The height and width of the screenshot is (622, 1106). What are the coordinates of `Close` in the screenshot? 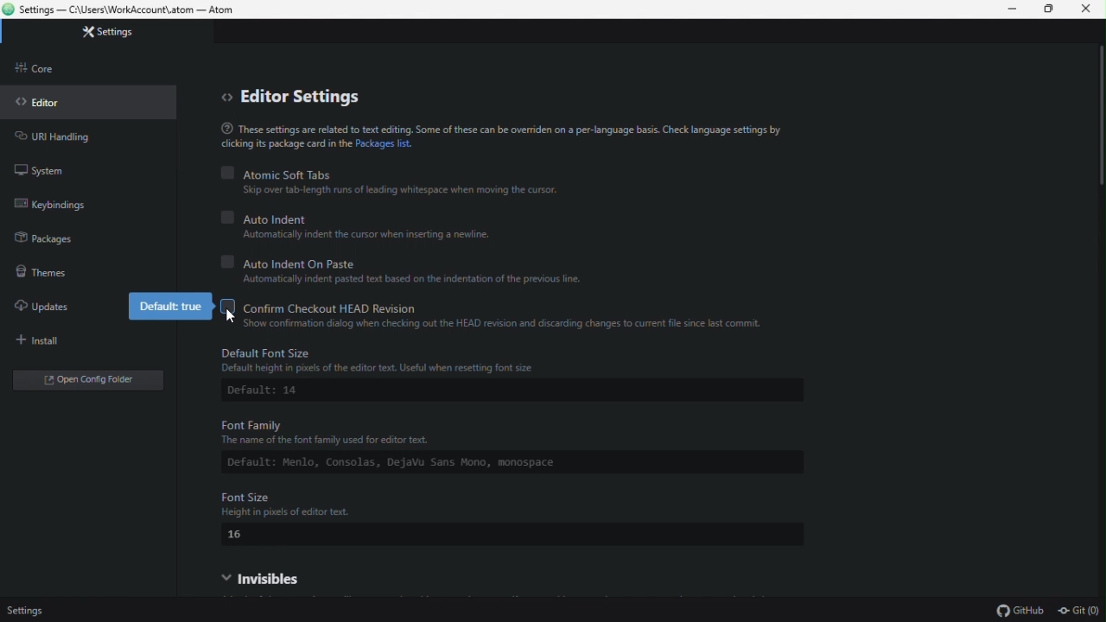 It's located at (1087, 13).